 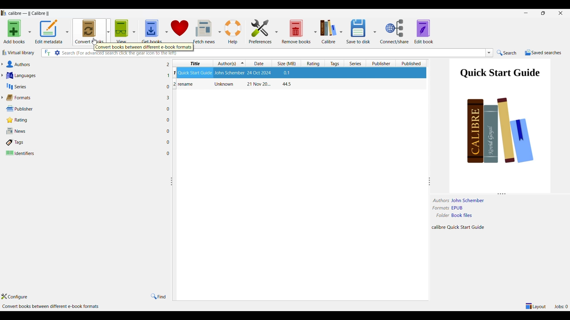 What do you see at coordinates (561, 306) in the screenshot?
I see `Jobs` at bounding box center [561, 306].